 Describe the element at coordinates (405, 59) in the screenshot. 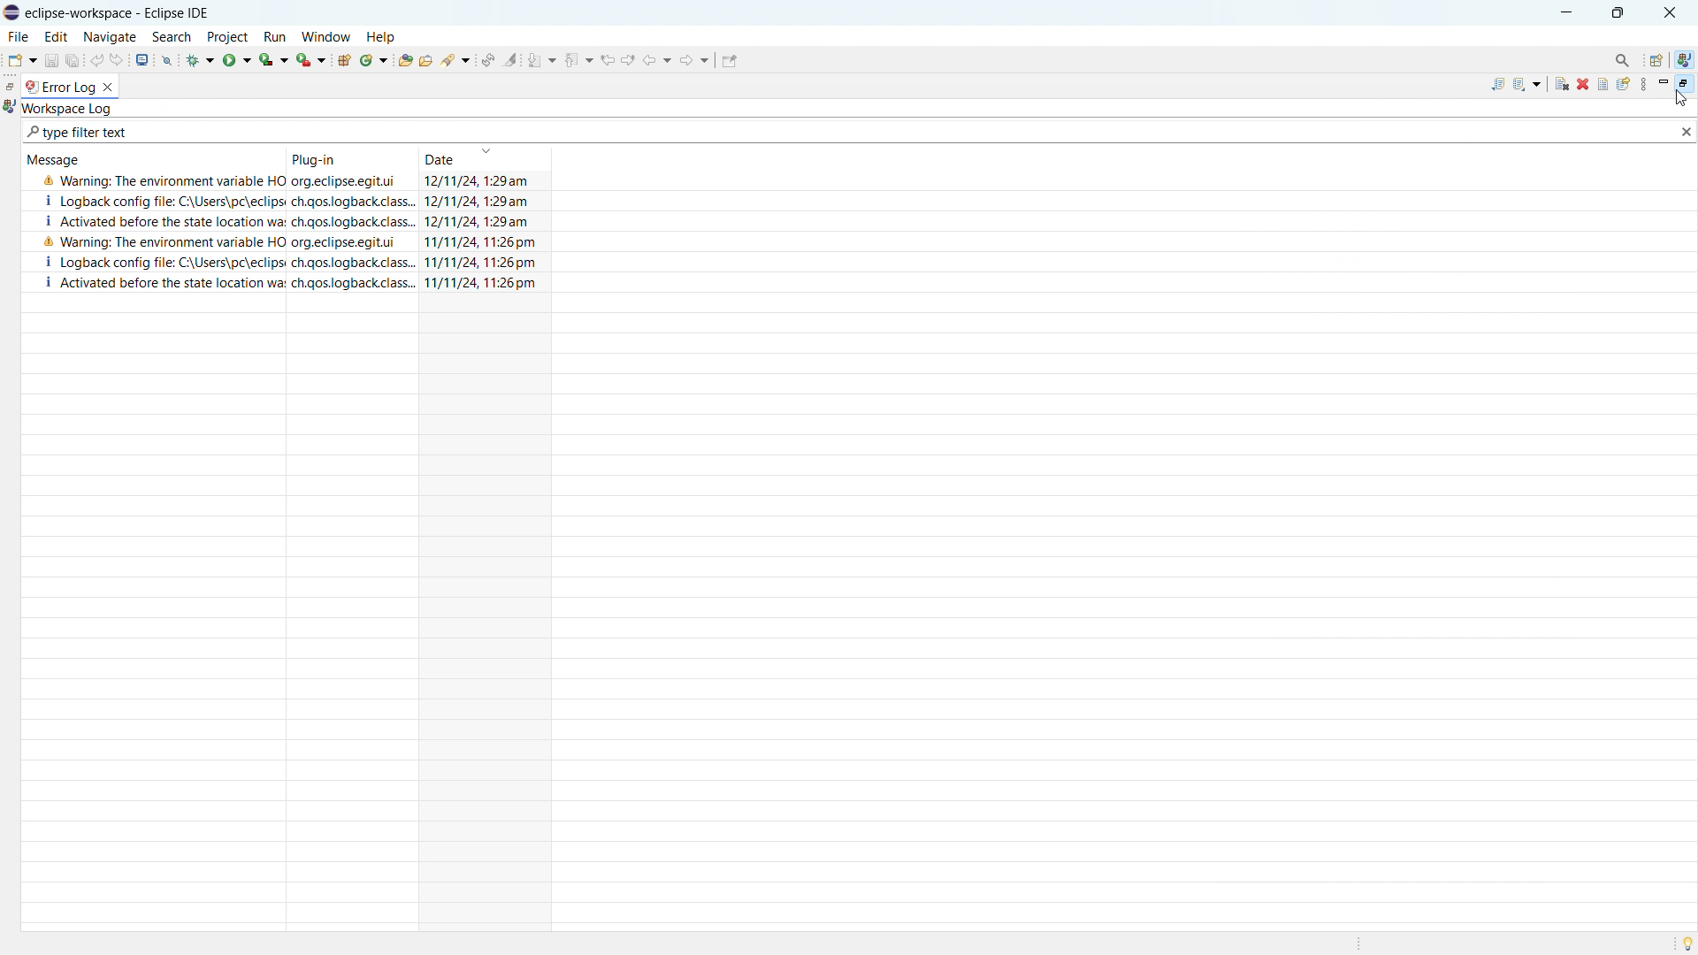

I see `open type` at that location.